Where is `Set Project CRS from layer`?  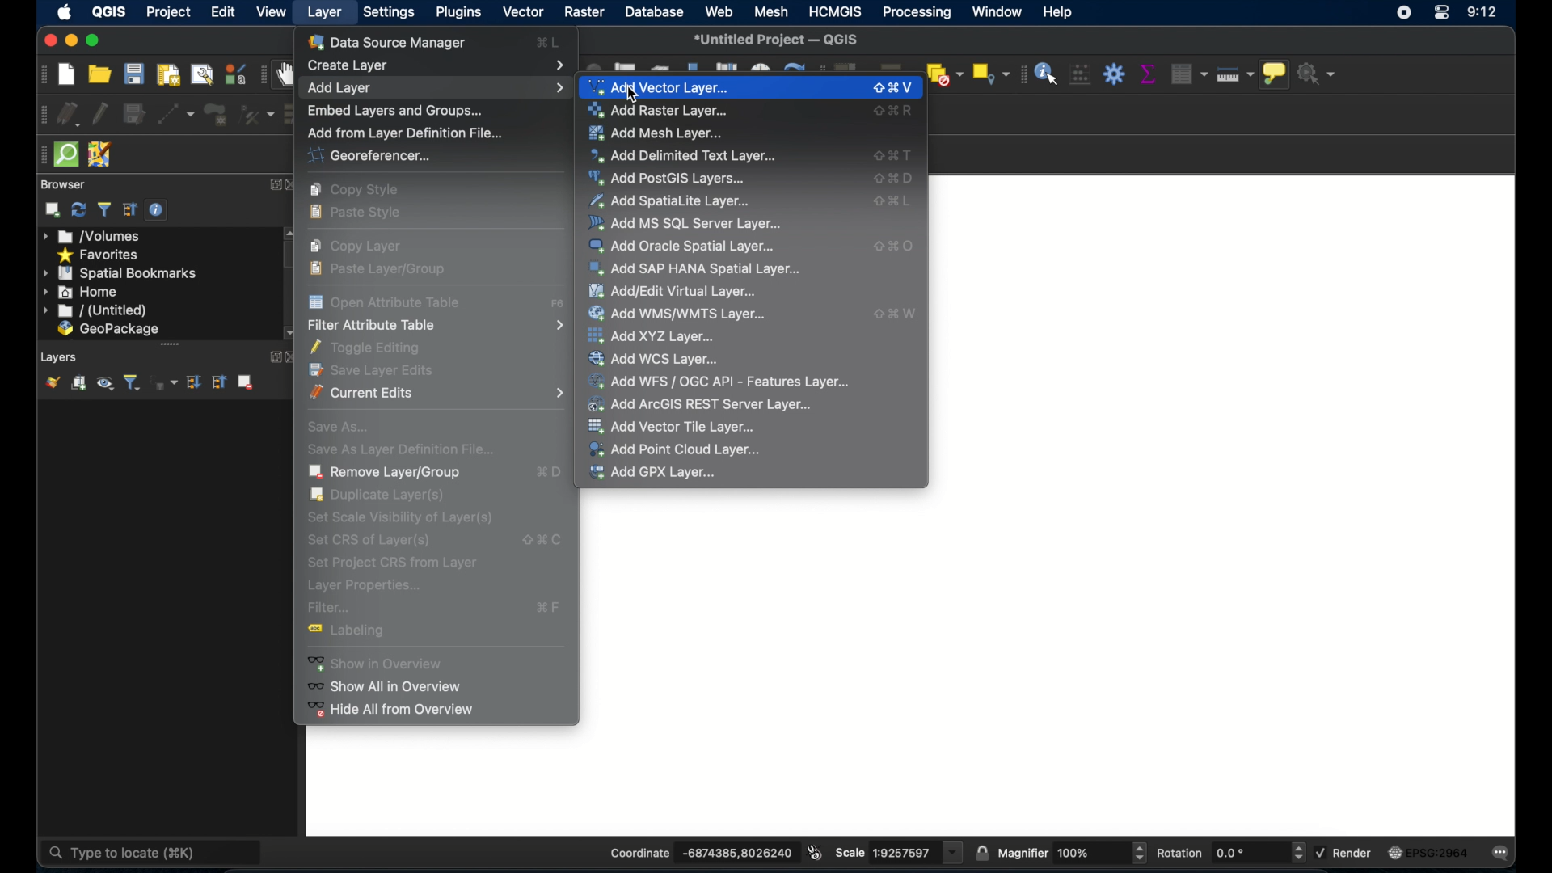 Set Project CRS from layer is located at coordinates (407, 565).